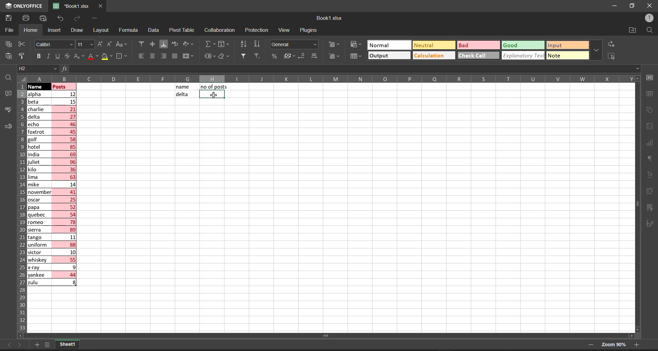  Describe the element at coordinates (209, 44) in the screenshot. I see `summation` at that location.